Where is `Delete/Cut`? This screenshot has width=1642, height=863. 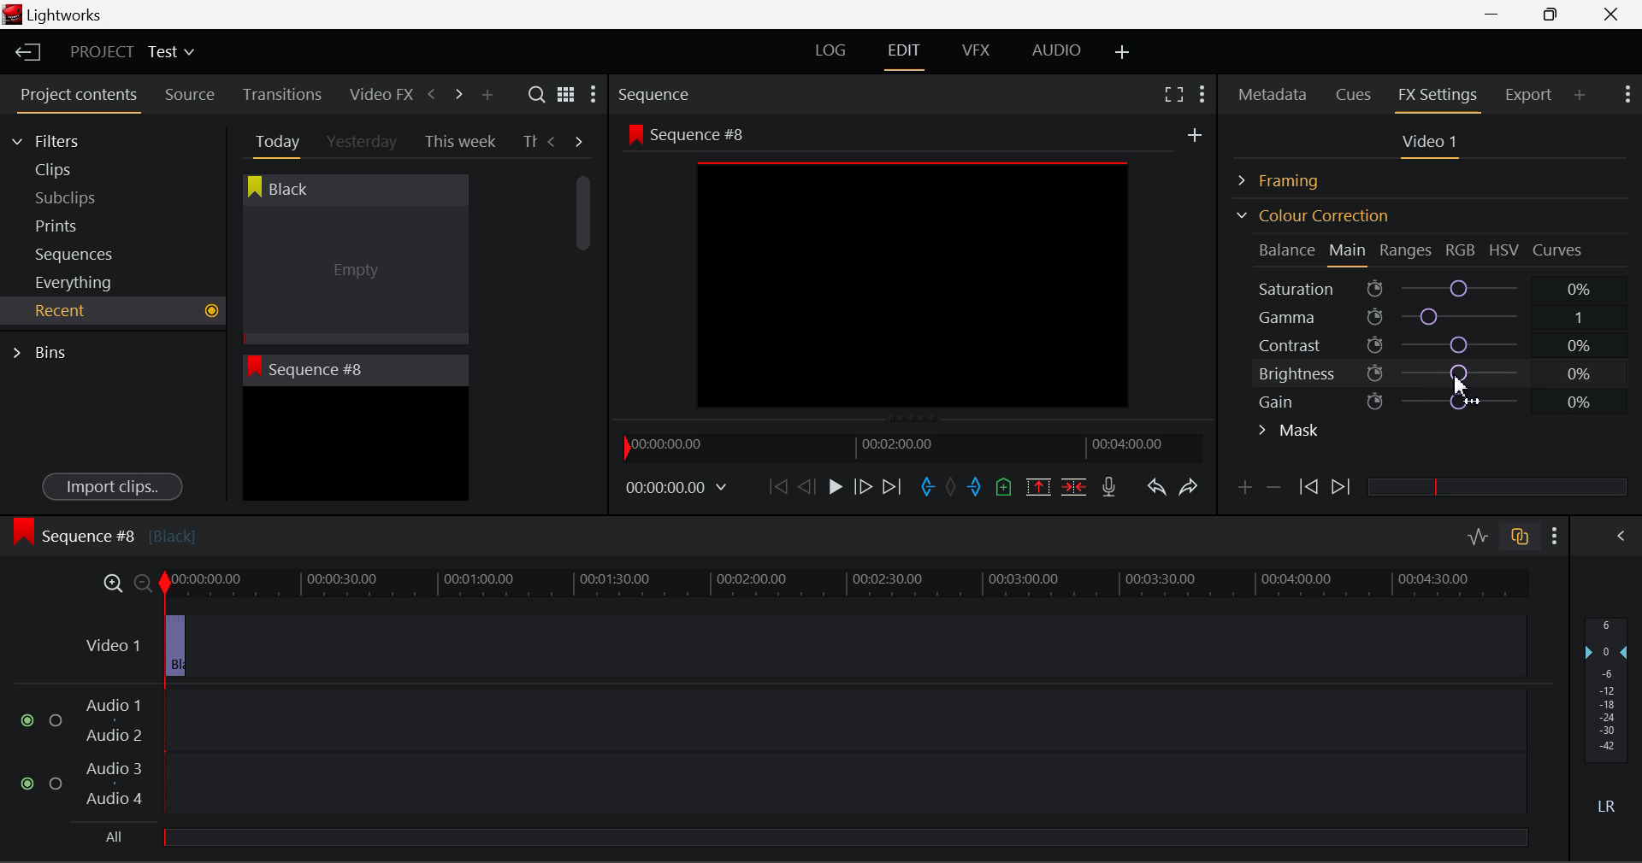 Delete/Cut is located at coordinates (1074, 486).